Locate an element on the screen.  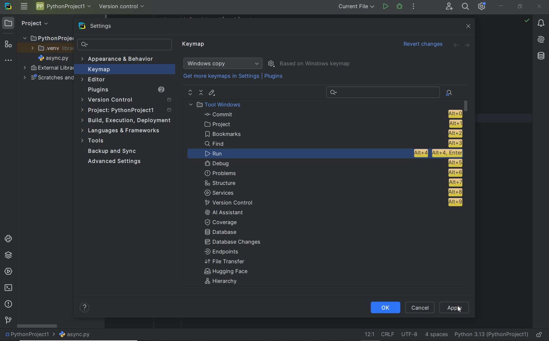
main menu is located at coordinates (24, 7).